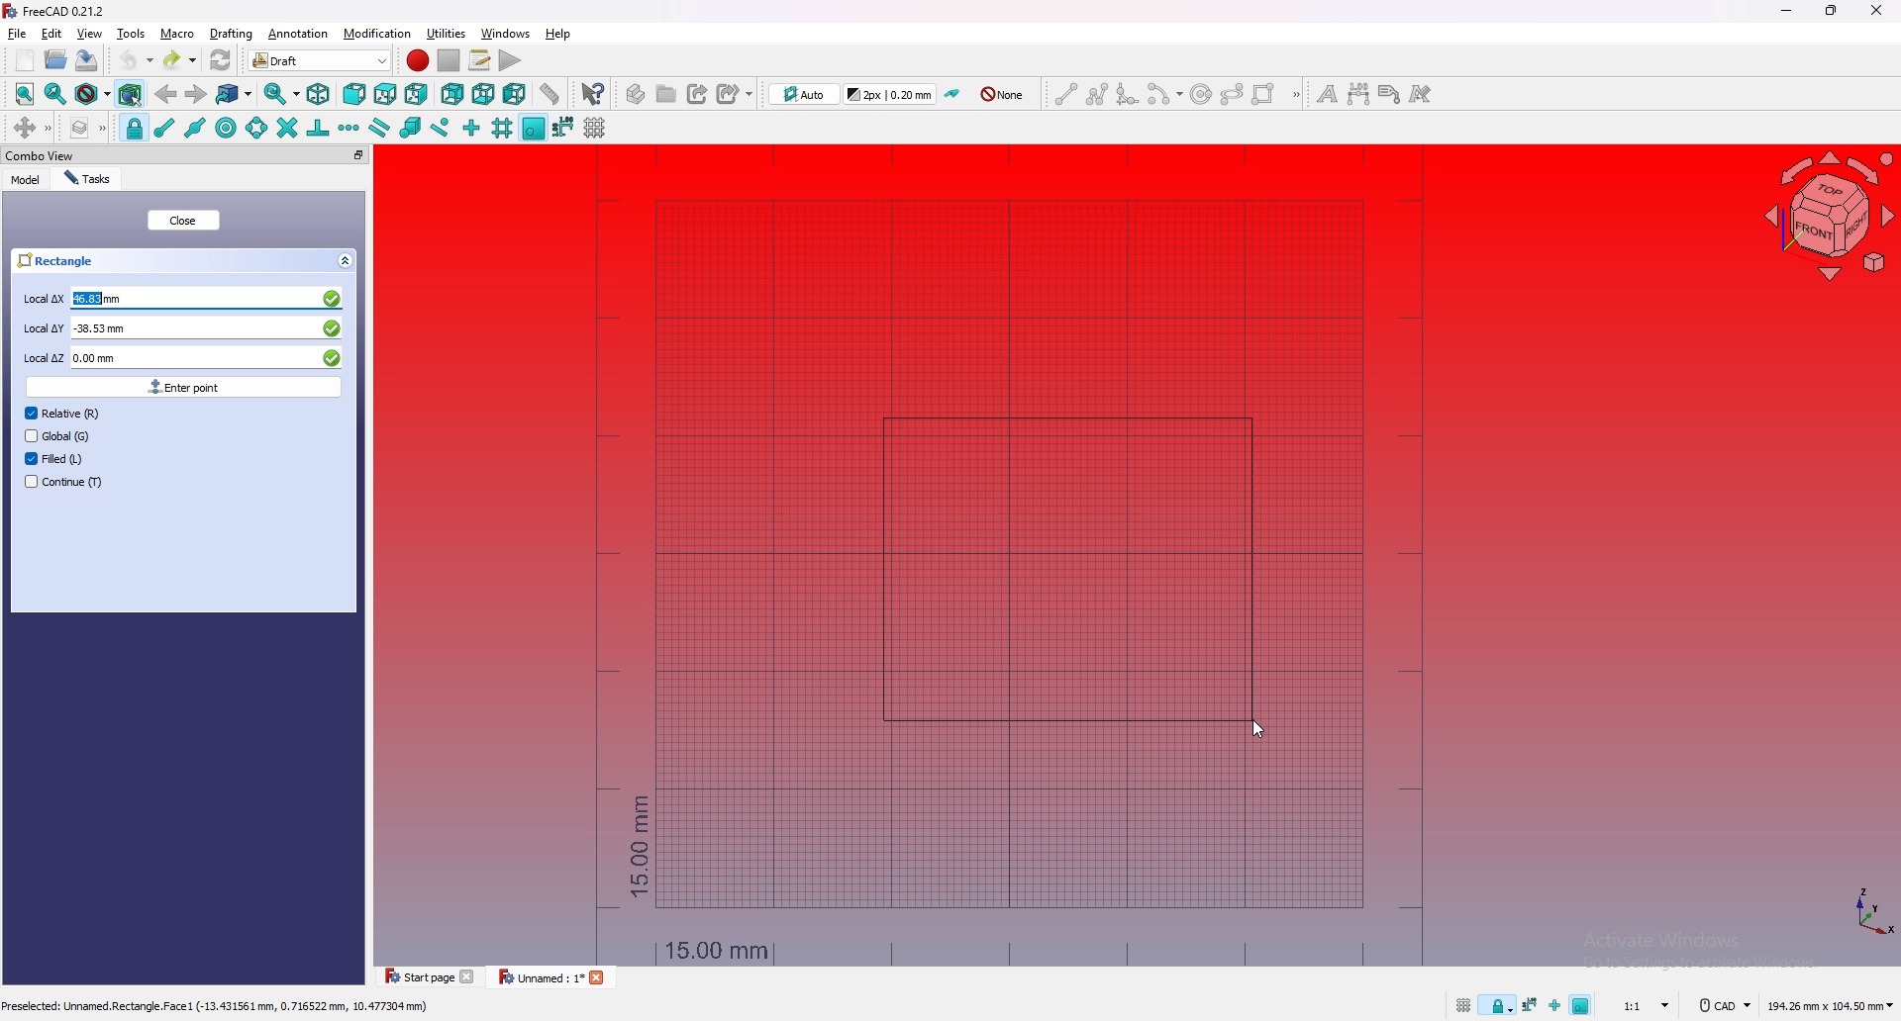  I want to click on edit, so click(52, 34).